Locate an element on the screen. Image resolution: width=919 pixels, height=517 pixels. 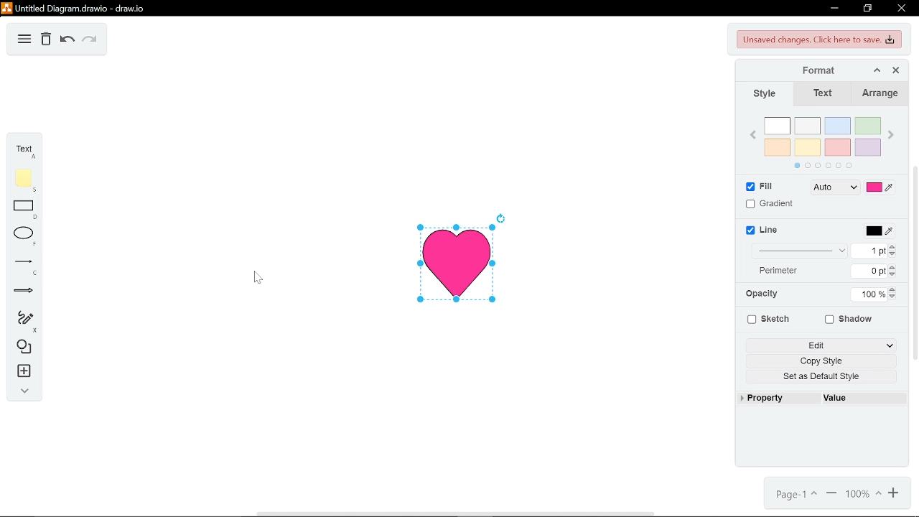
line style is located at coordinates (799, 251).